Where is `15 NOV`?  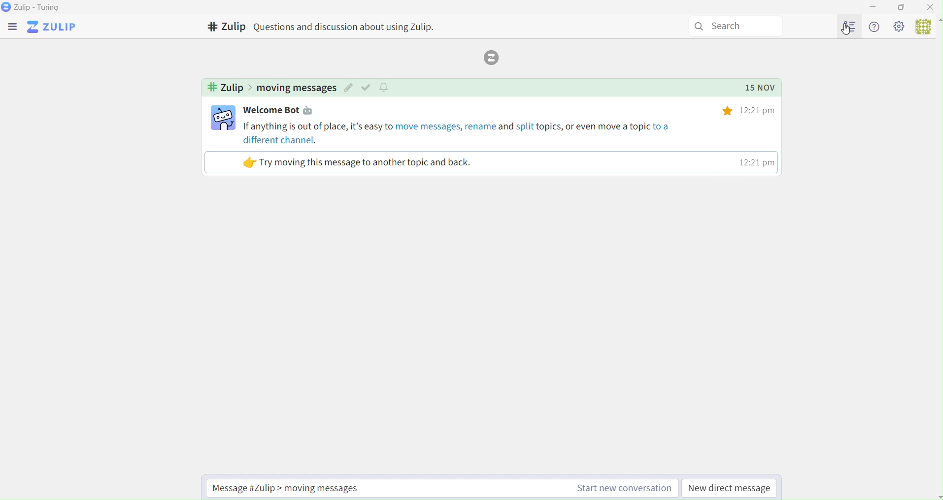 15 NOV is located at coordinates (755, 88).